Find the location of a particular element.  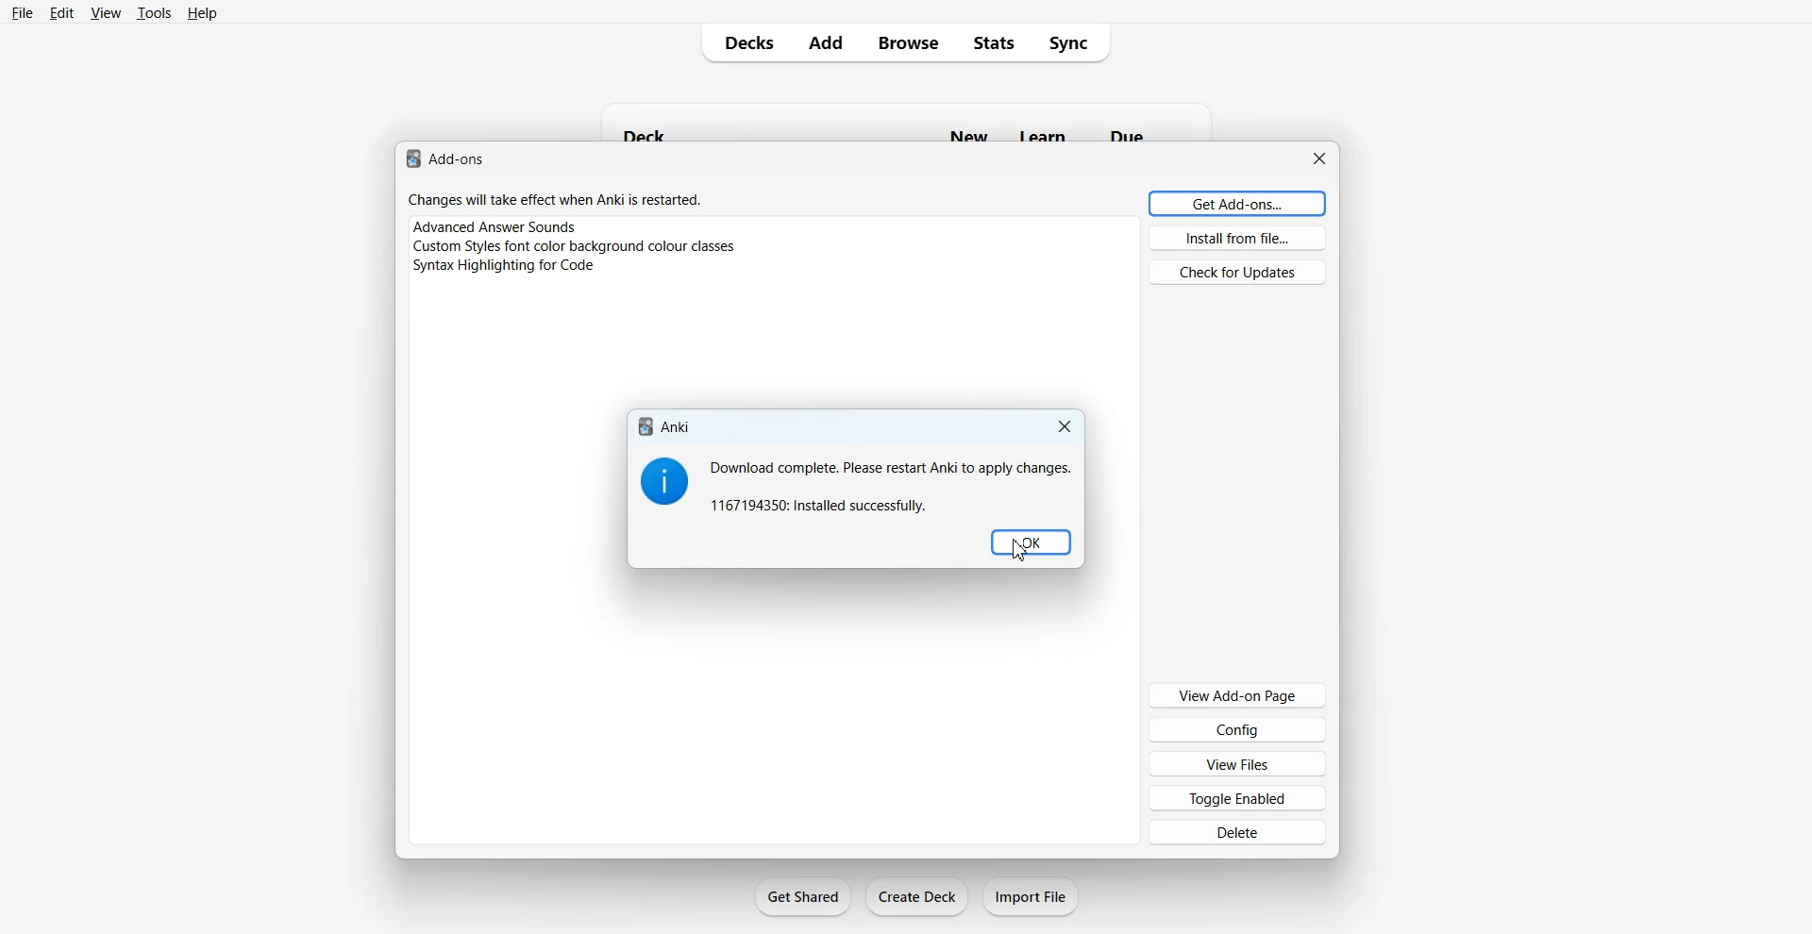

View Files is located at coordinates (1237, 763).